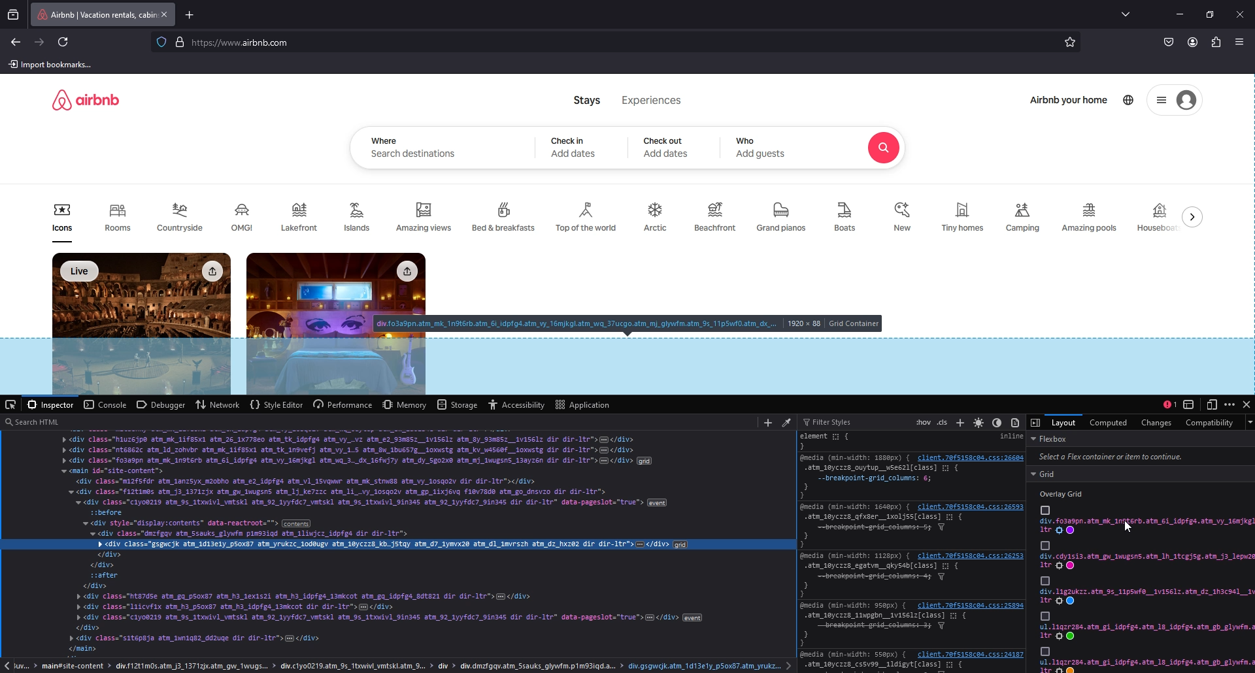 This screenshot has height=673, width=1255. What do you see at coordinates (1186, 101) in the screenshot?
I see `Account avatar ` at bounding box center [1186, 101].